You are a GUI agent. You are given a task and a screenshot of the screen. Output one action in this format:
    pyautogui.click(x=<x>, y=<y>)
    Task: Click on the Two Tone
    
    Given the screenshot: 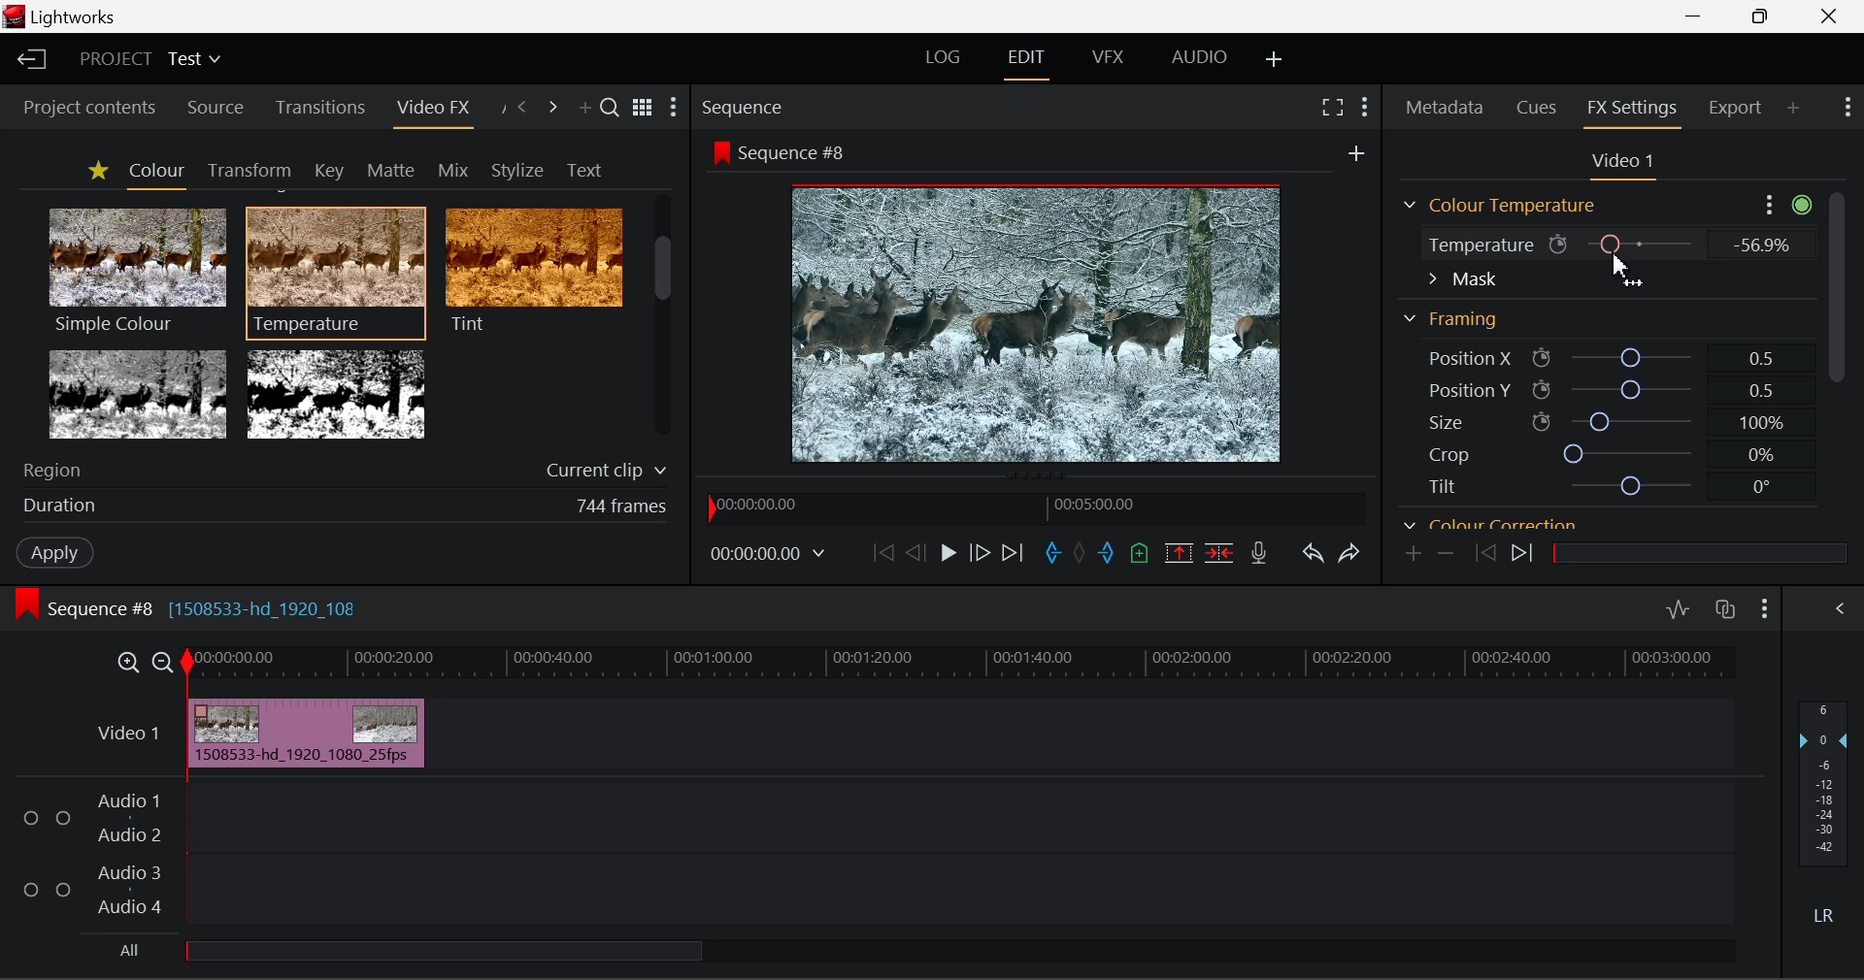 What is the action you would take?
    pyautogui.click(x=333, y=393)
    